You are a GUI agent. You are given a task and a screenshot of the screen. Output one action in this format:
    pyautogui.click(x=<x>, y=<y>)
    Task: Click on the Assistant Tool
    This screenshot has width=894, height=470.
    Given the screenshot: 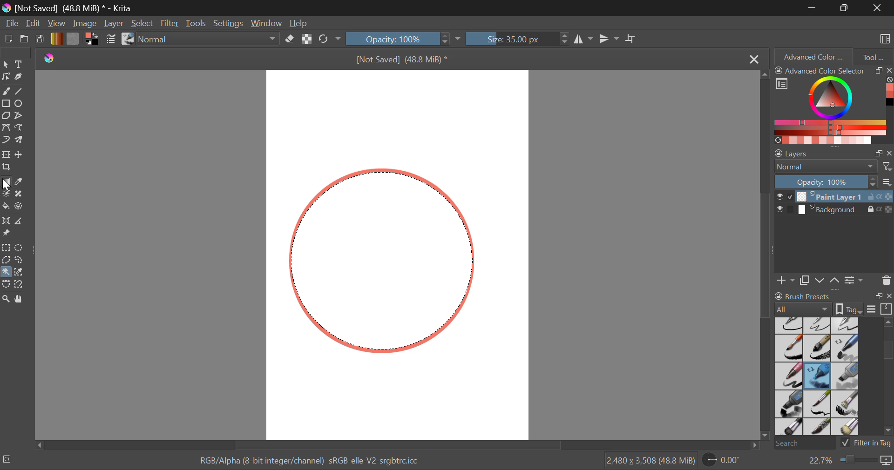 What is the action you would take?
    pyautogui.click(x=7, y=222)
    